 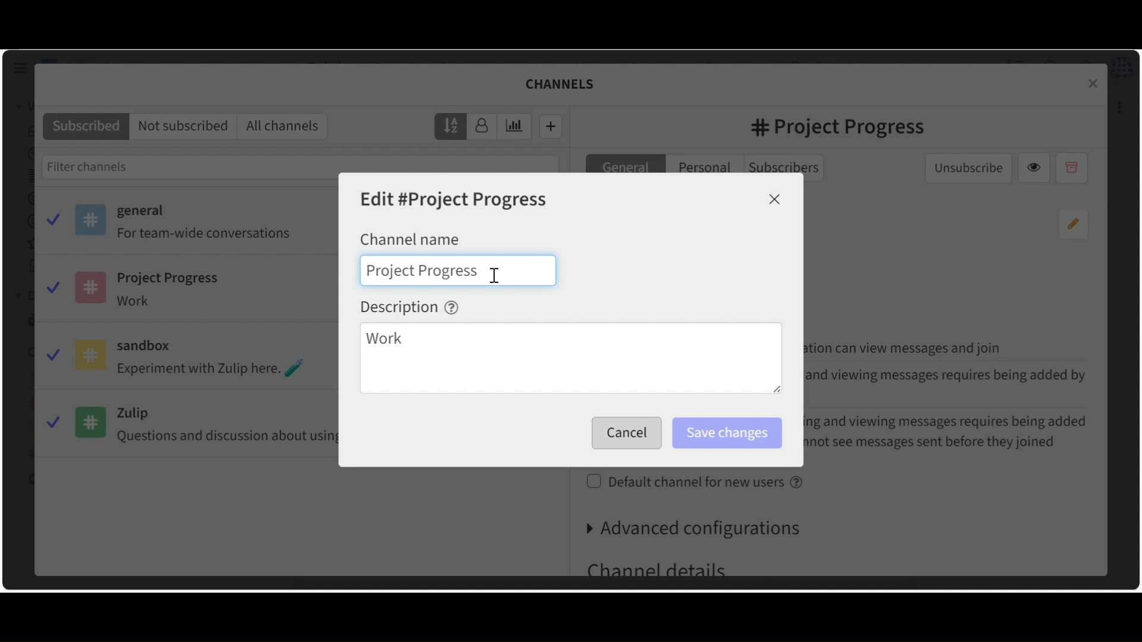 I want to click on Description, so click(x=410, y=307).